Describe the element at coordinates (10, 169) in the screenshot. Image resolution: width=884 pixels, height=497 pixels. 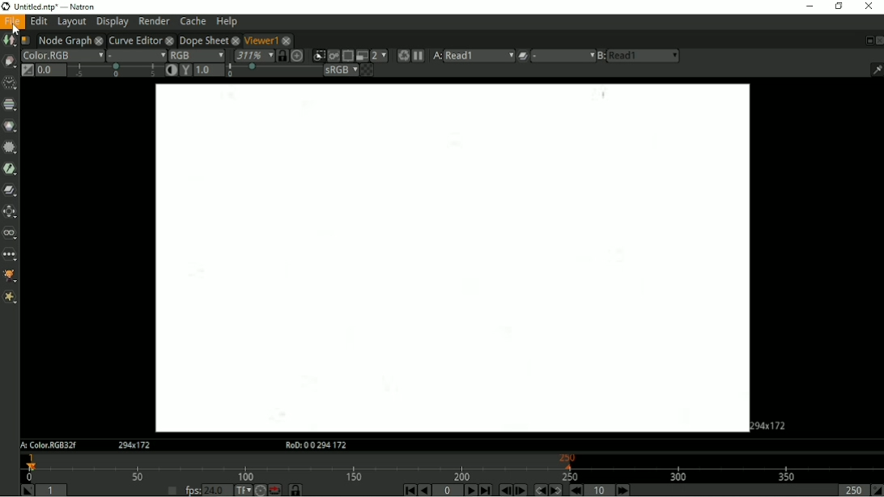
I see `Keyer` at that location.